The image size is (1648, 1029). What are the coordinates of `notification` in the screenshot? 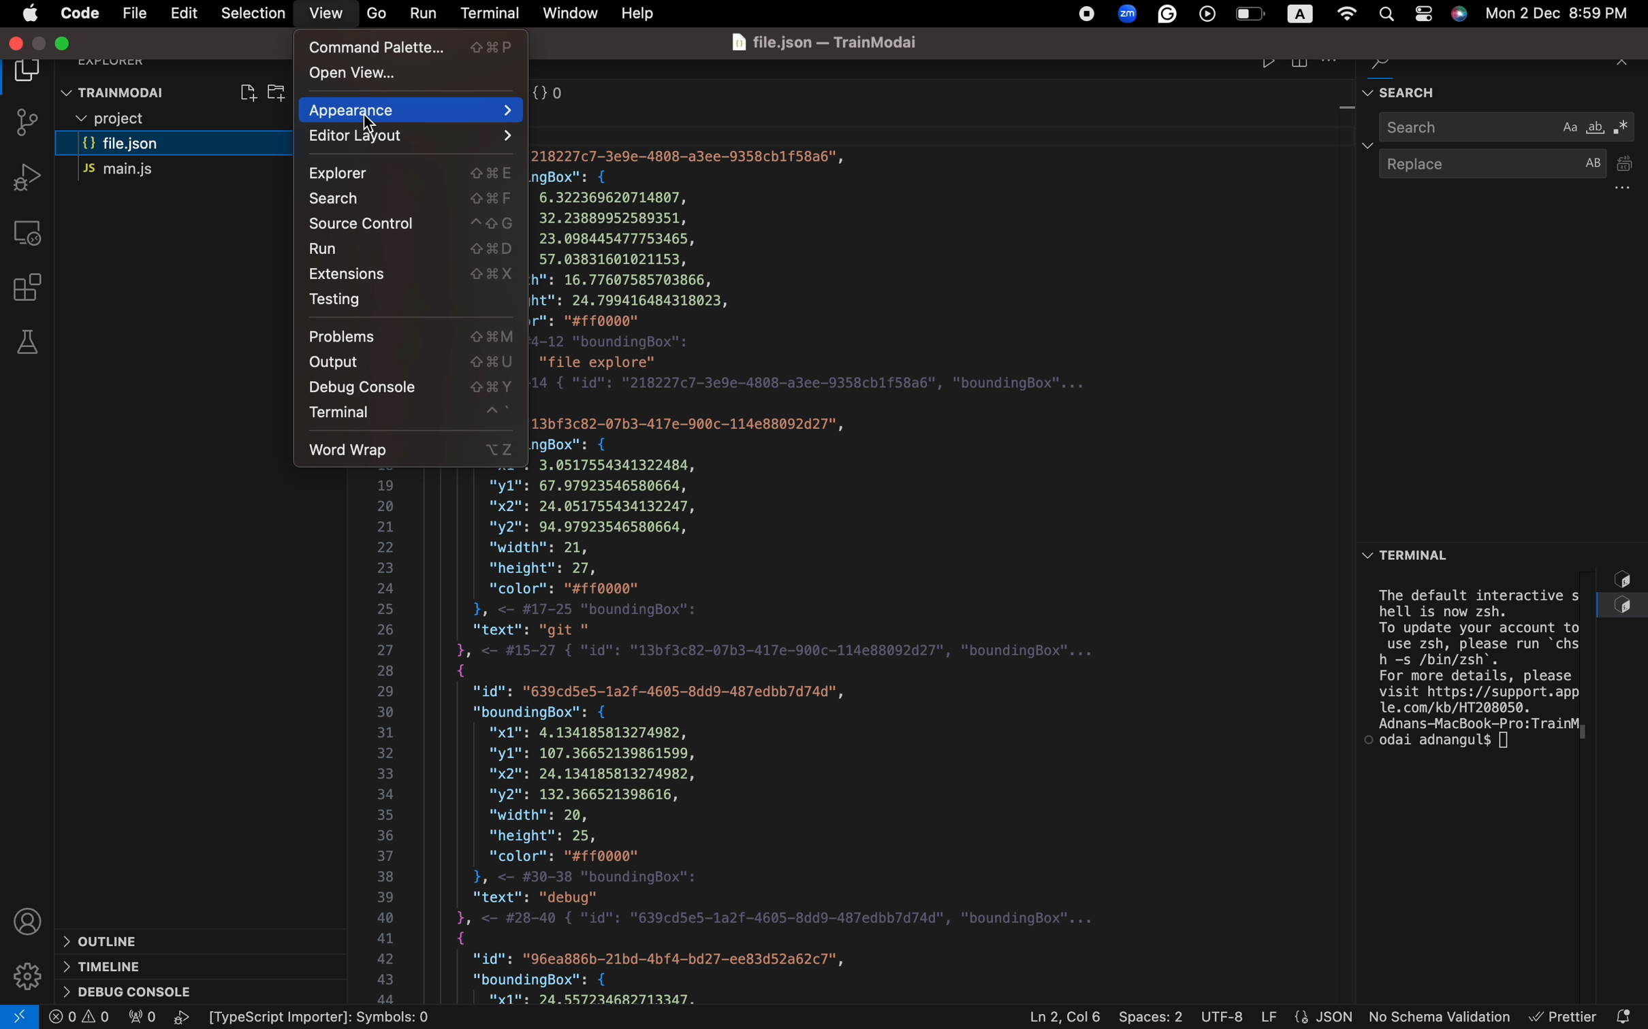 It's located at (1626, 1011).